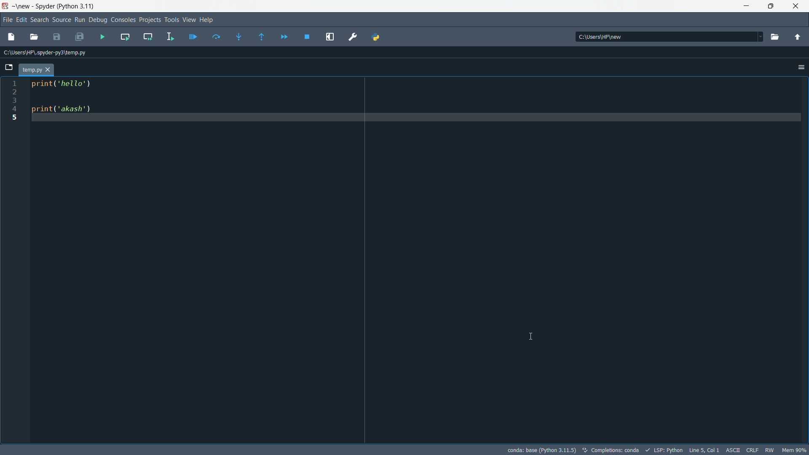 The width and height of the screenshot is (809, 455). What do you see at coordinates (284, 37) in the screenshot?
I see `continue execution until next breakpoint` at bounding box center [284, 37].